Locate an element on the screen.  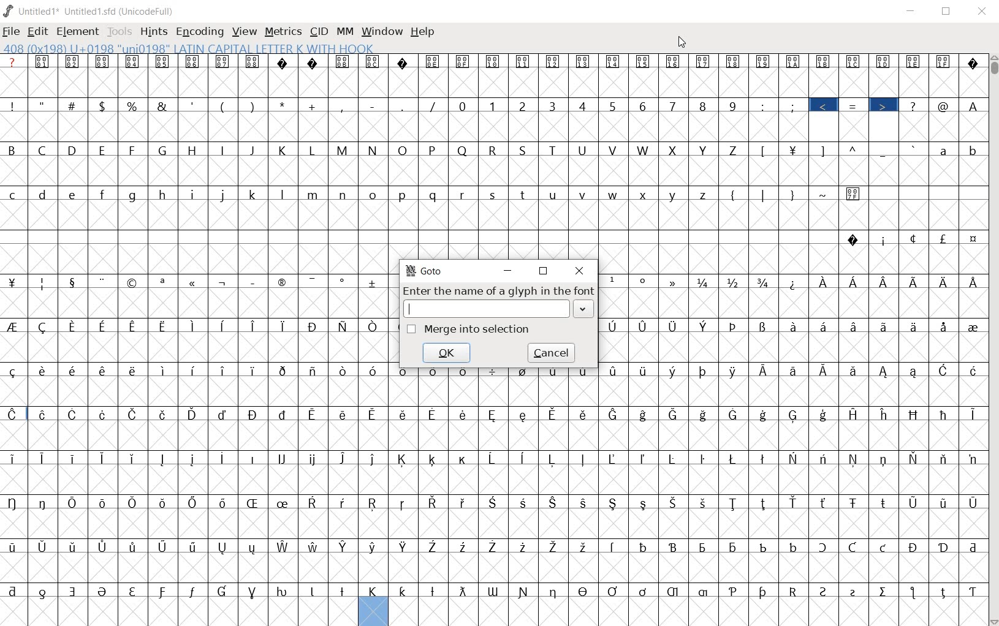
special symbols is located at coordinates (199, 281).